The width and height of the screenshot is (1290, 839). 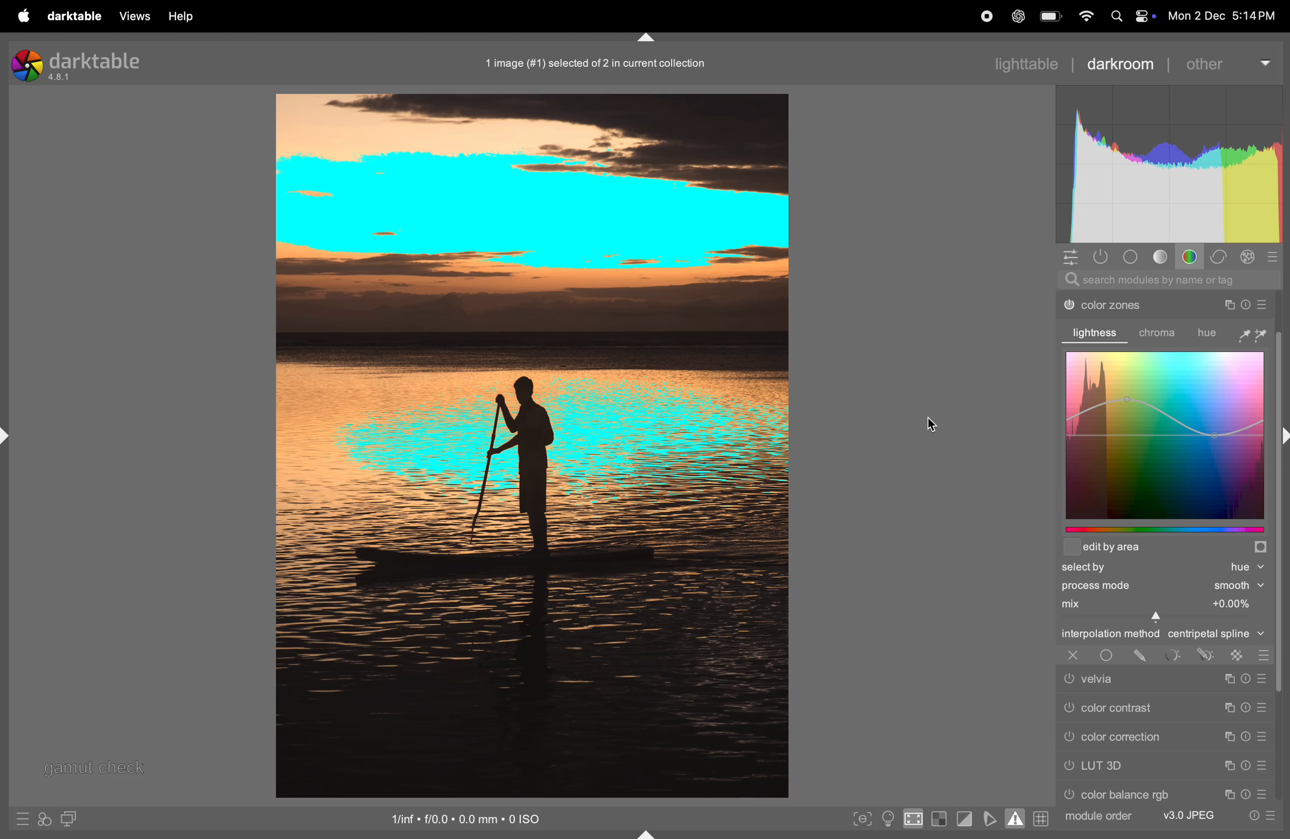 I want to click on color correction, so click(x=1131, y=737).